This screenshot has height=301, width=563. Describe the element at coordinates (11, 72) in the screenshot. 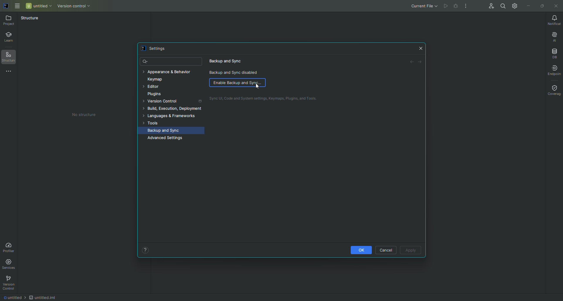

I see `More tools` at that location.